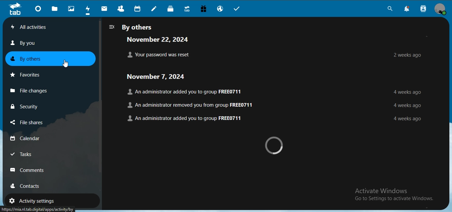 This screenshot has height=212, width=452. What do you see at coordinates (272, 54) in the screenshot?
I see `Your password was reset 2 weeks ago` at bounding box center [272, 54].